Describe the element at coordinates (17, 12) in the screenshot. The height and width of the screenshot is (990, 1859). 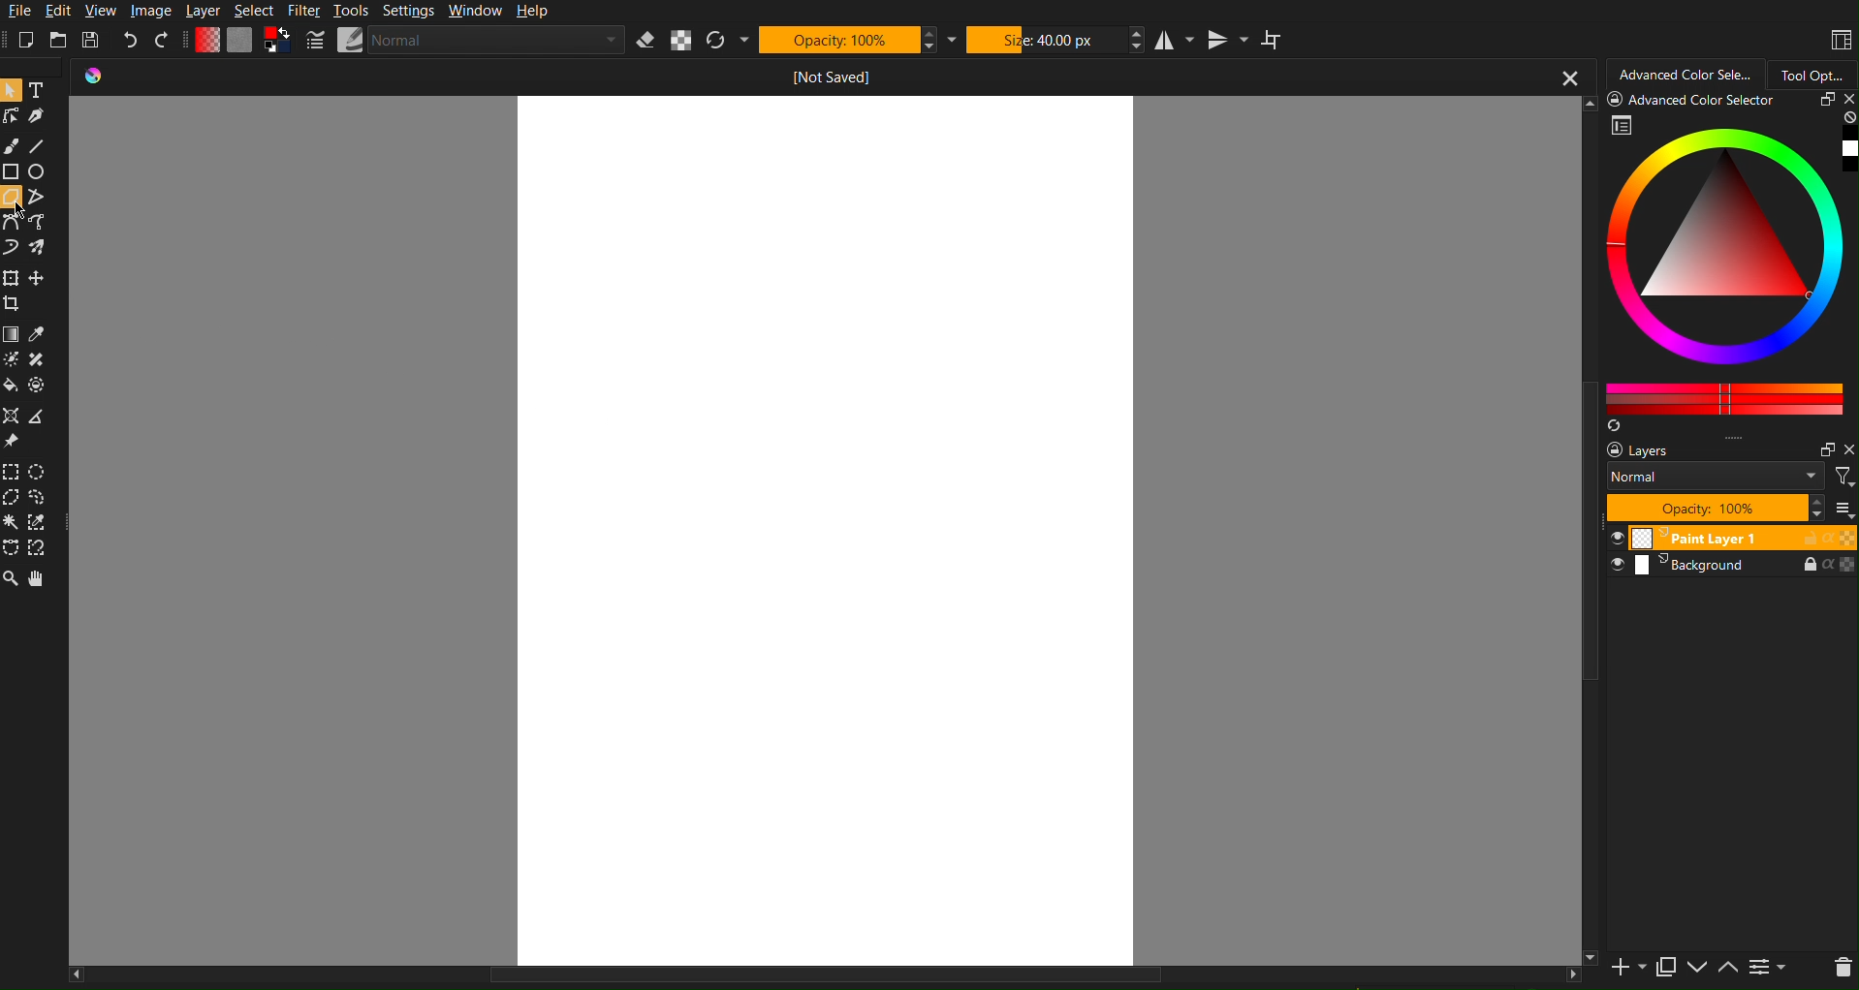
I see `File` at that location.